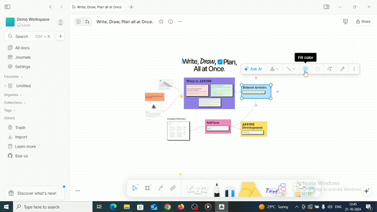  What do you see at coordinates (209, 65) in the screenshot?
I see `Title` at bounding box center [209, 65].